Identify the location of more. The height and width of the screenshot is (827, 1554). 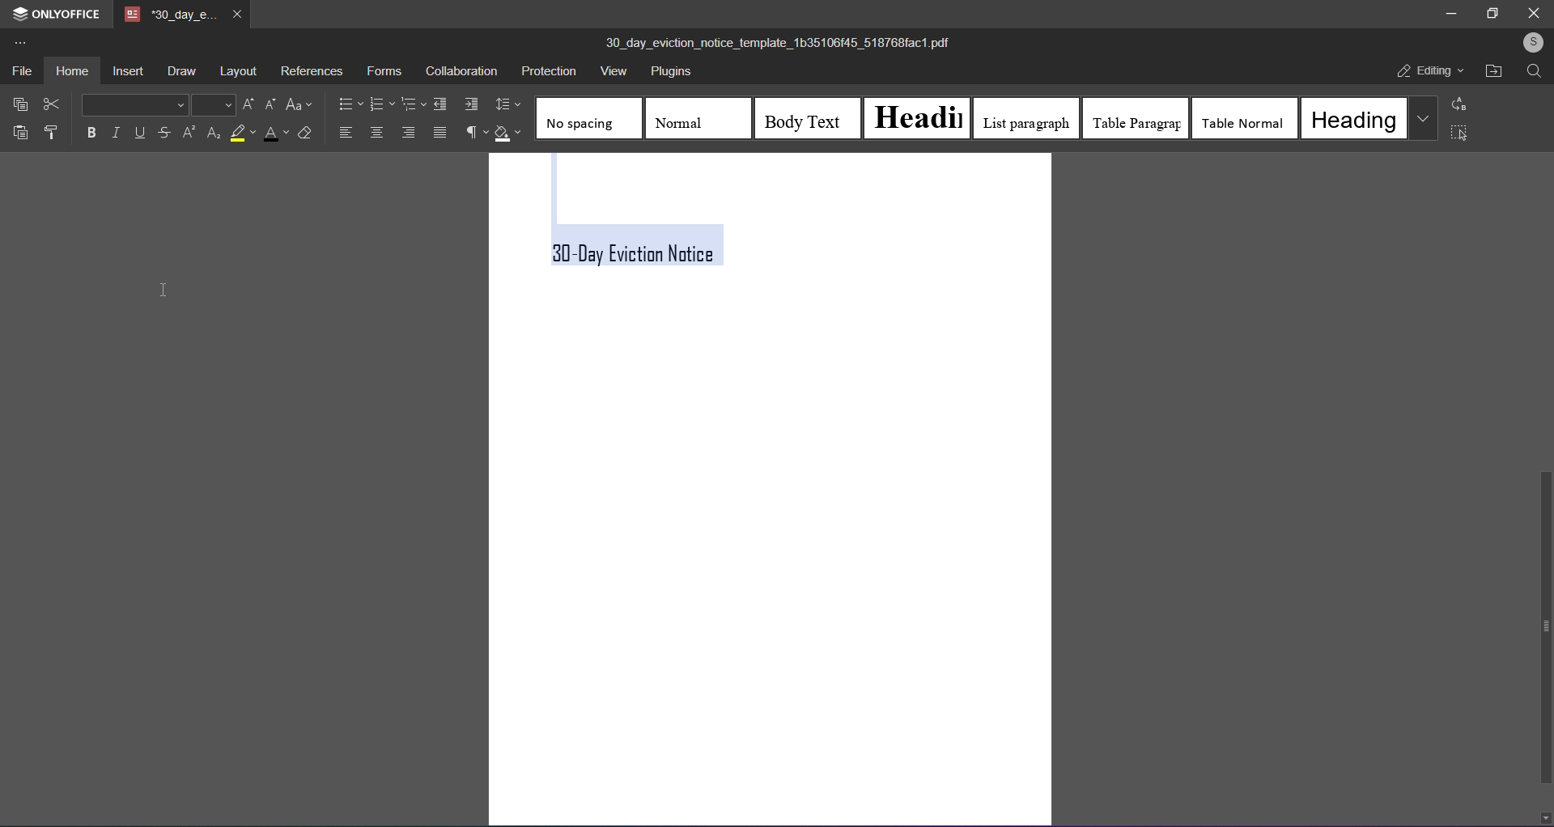
(1422, 117).